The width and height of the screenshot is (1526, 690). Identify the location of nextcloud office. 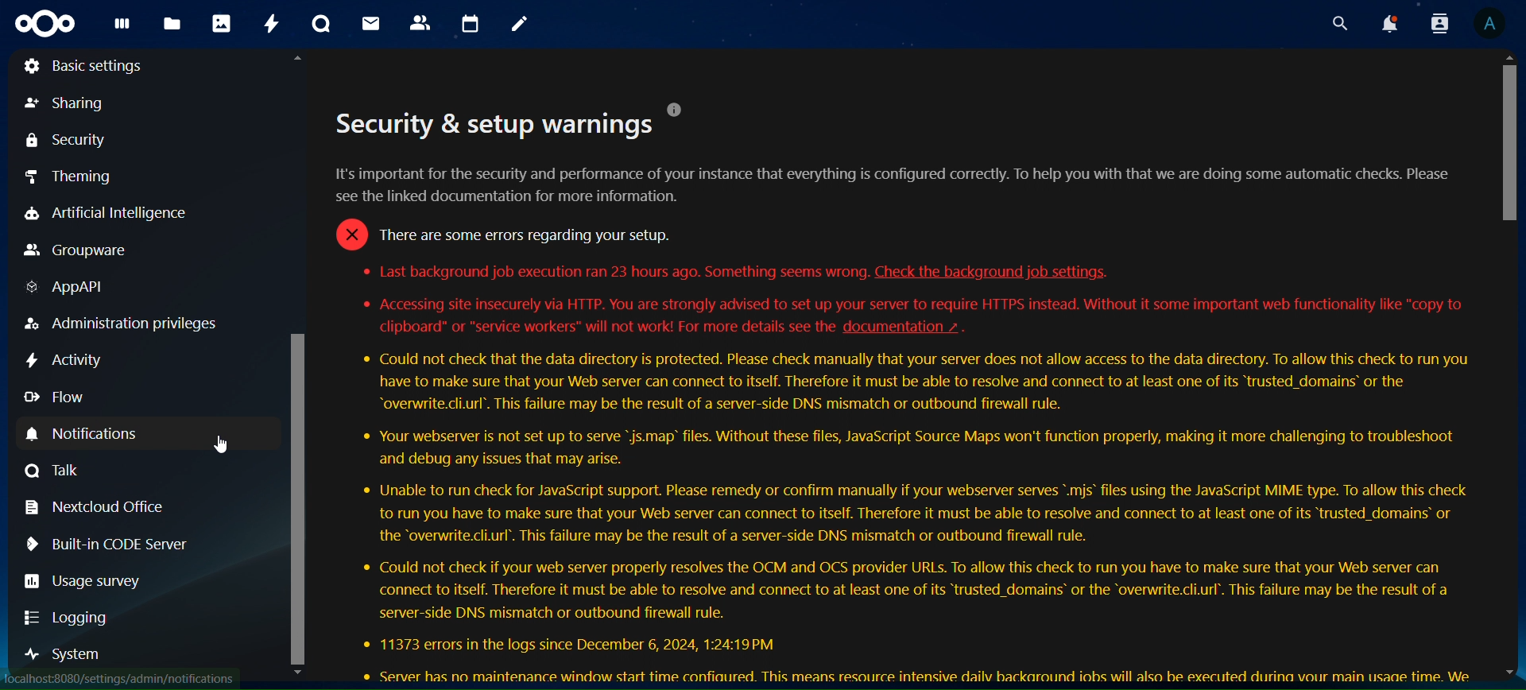
(98, 506).